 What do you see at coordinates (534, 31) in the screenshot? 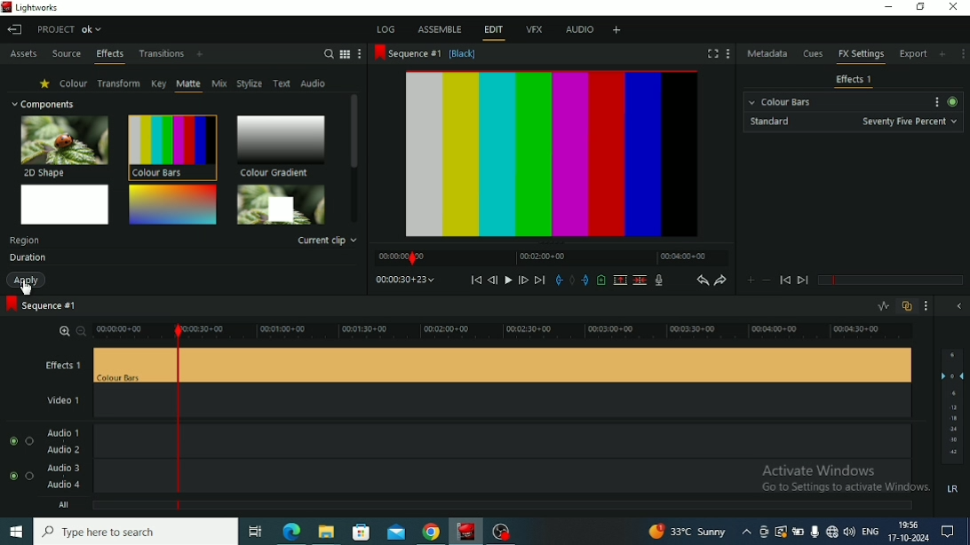
I see `VFX` at bounding box center [534, 31].